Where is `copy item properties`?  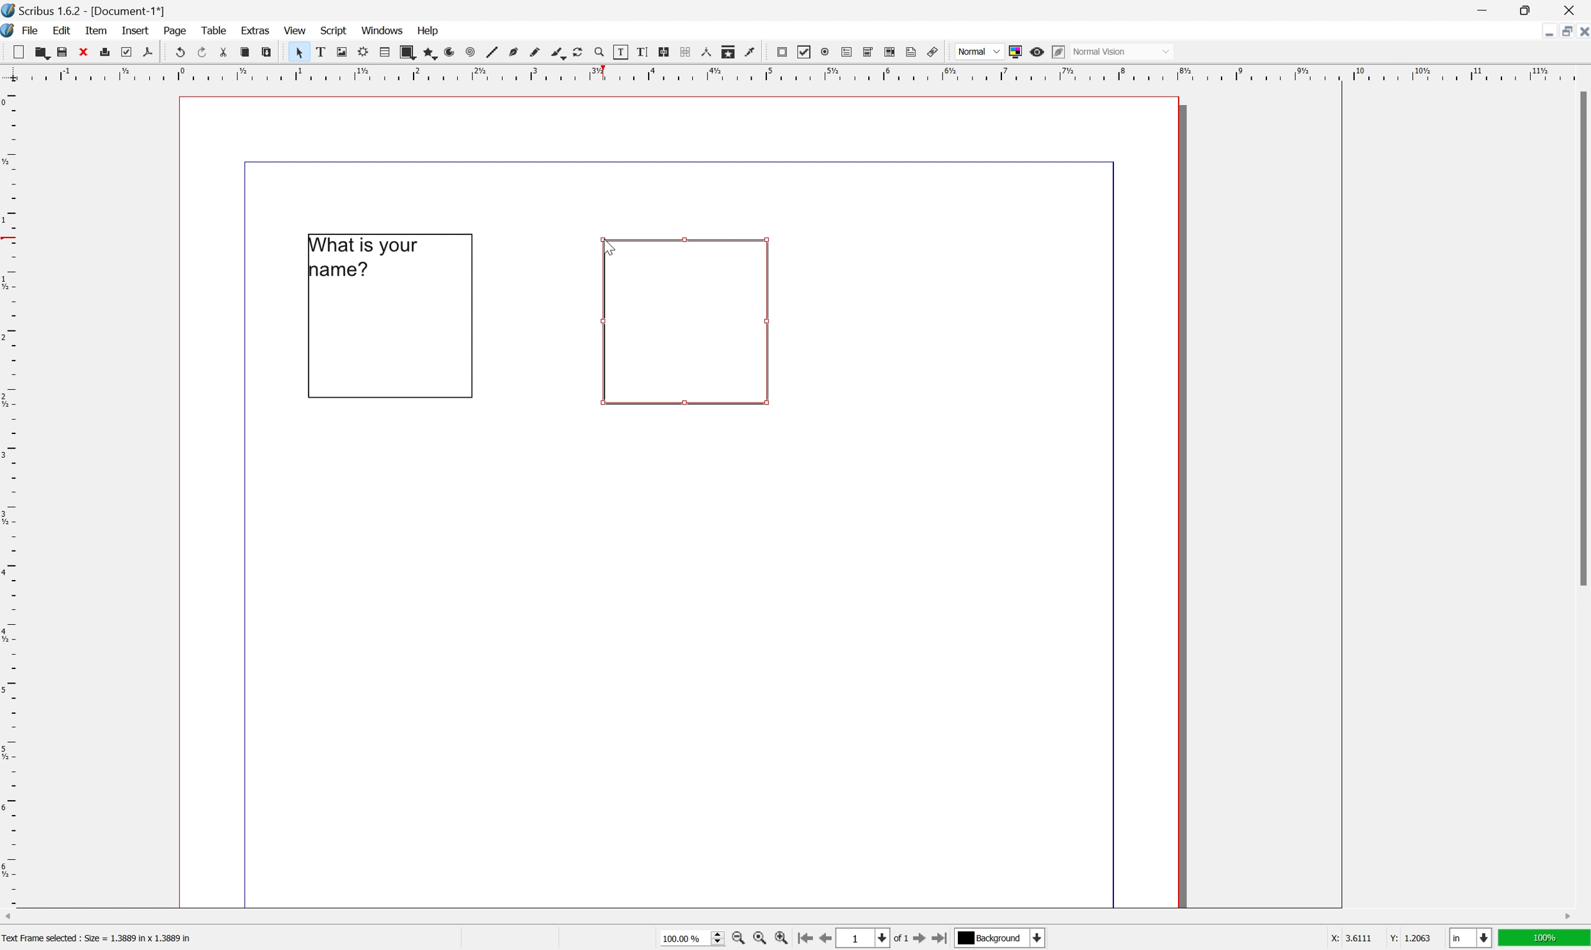 copy item properties is located at coordinates (727, 52).